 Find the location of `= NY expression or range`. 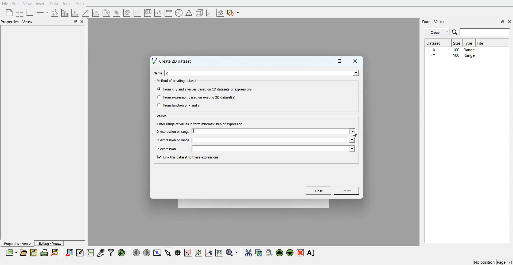

= NY expression or range is located at coordinates (173, 140).